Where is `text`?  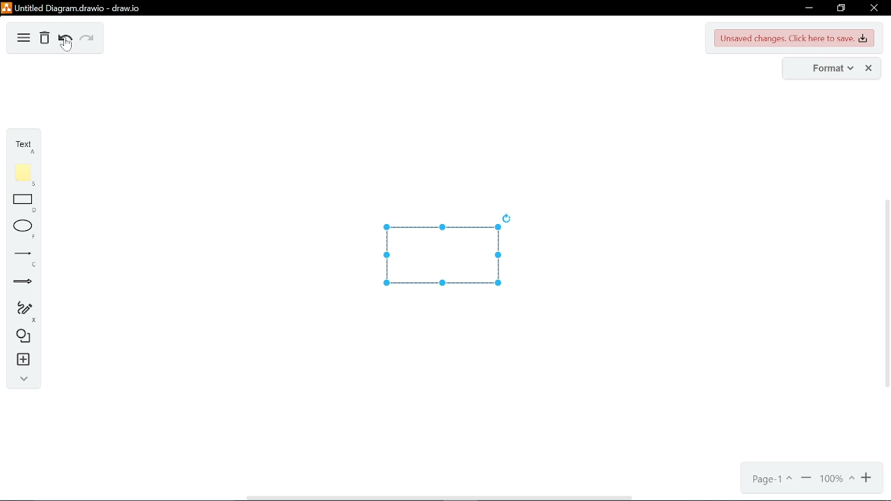 text is located at coordinates (26, 148).